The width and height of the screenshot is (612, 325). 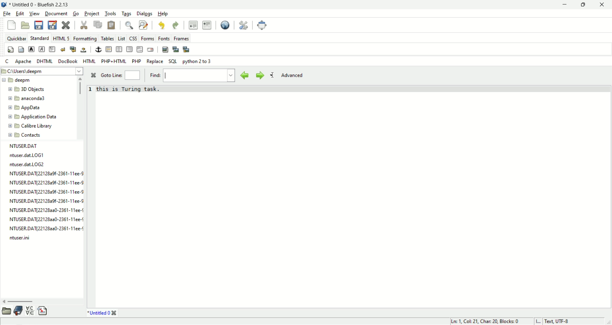 I want to click on Contacts, so click(x=30, y=134).